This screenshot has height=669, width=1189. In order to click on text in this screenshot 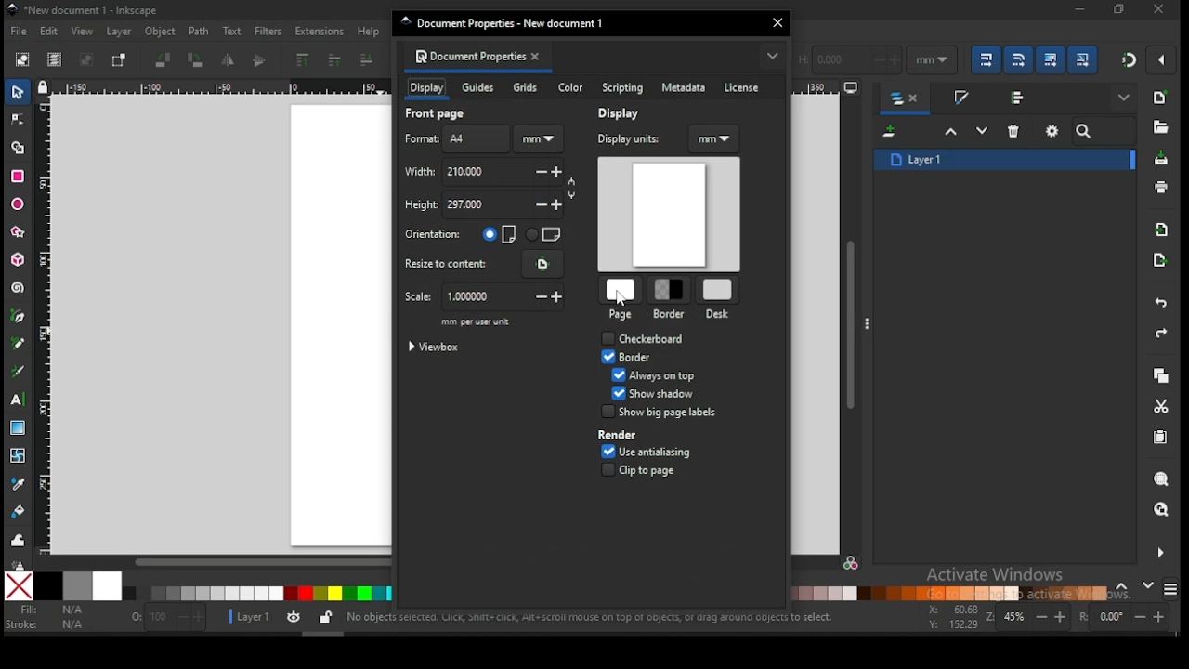, I will do `click(231, 31)`.